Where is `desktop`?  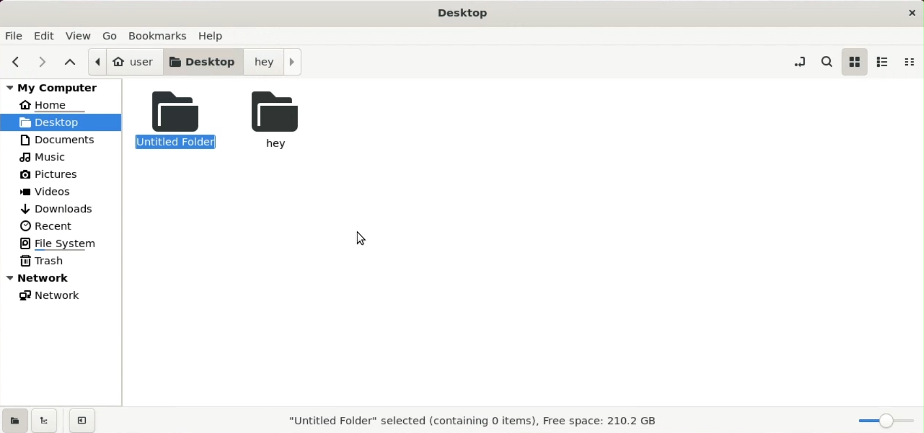
desktop is located at coordinates (206, 62).